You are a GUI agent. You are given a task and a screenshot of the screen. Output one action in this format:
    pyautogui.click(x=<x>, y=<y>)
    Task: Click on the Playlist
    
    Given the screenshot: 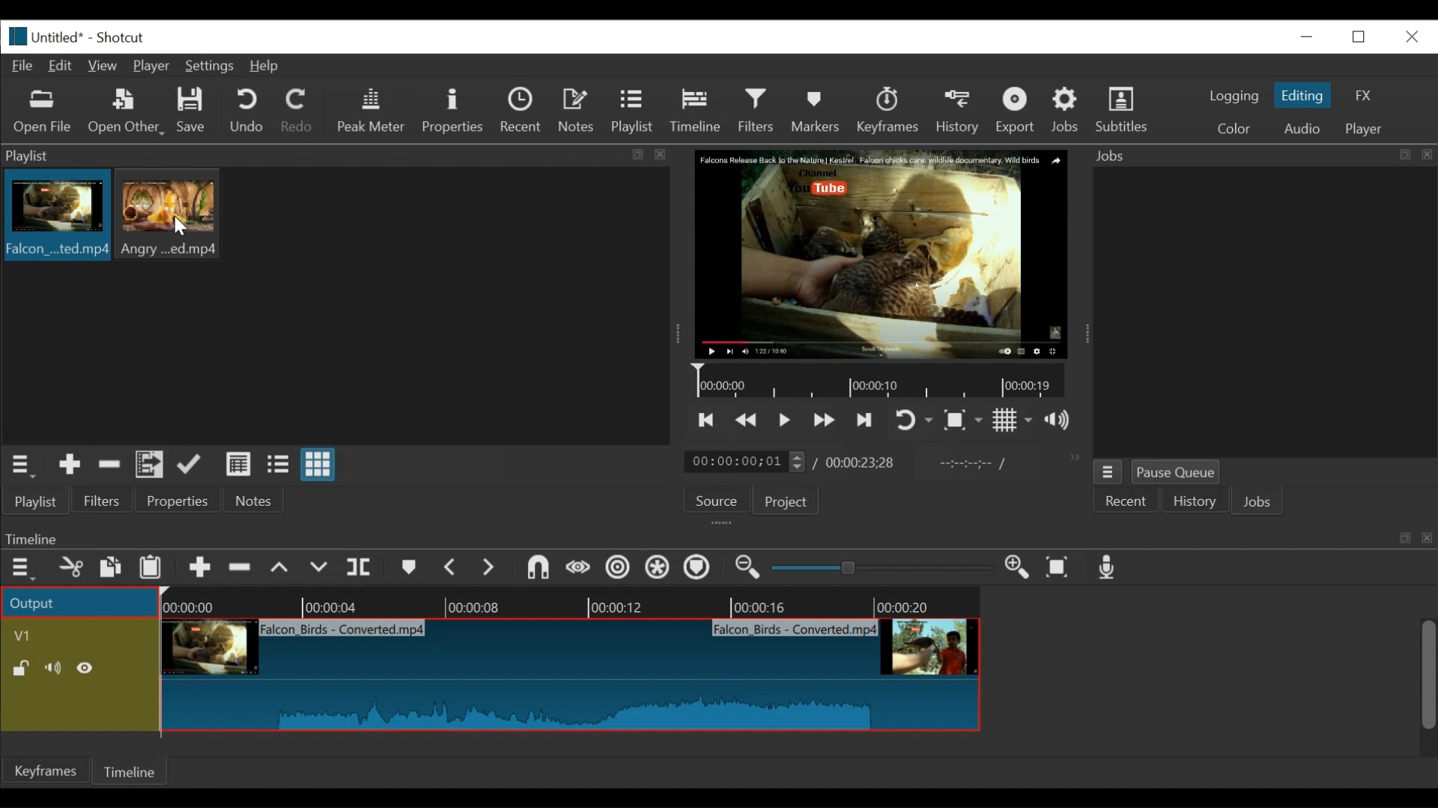 What is the action you would take?
    pyautogui.click(x=633, y=112)
    